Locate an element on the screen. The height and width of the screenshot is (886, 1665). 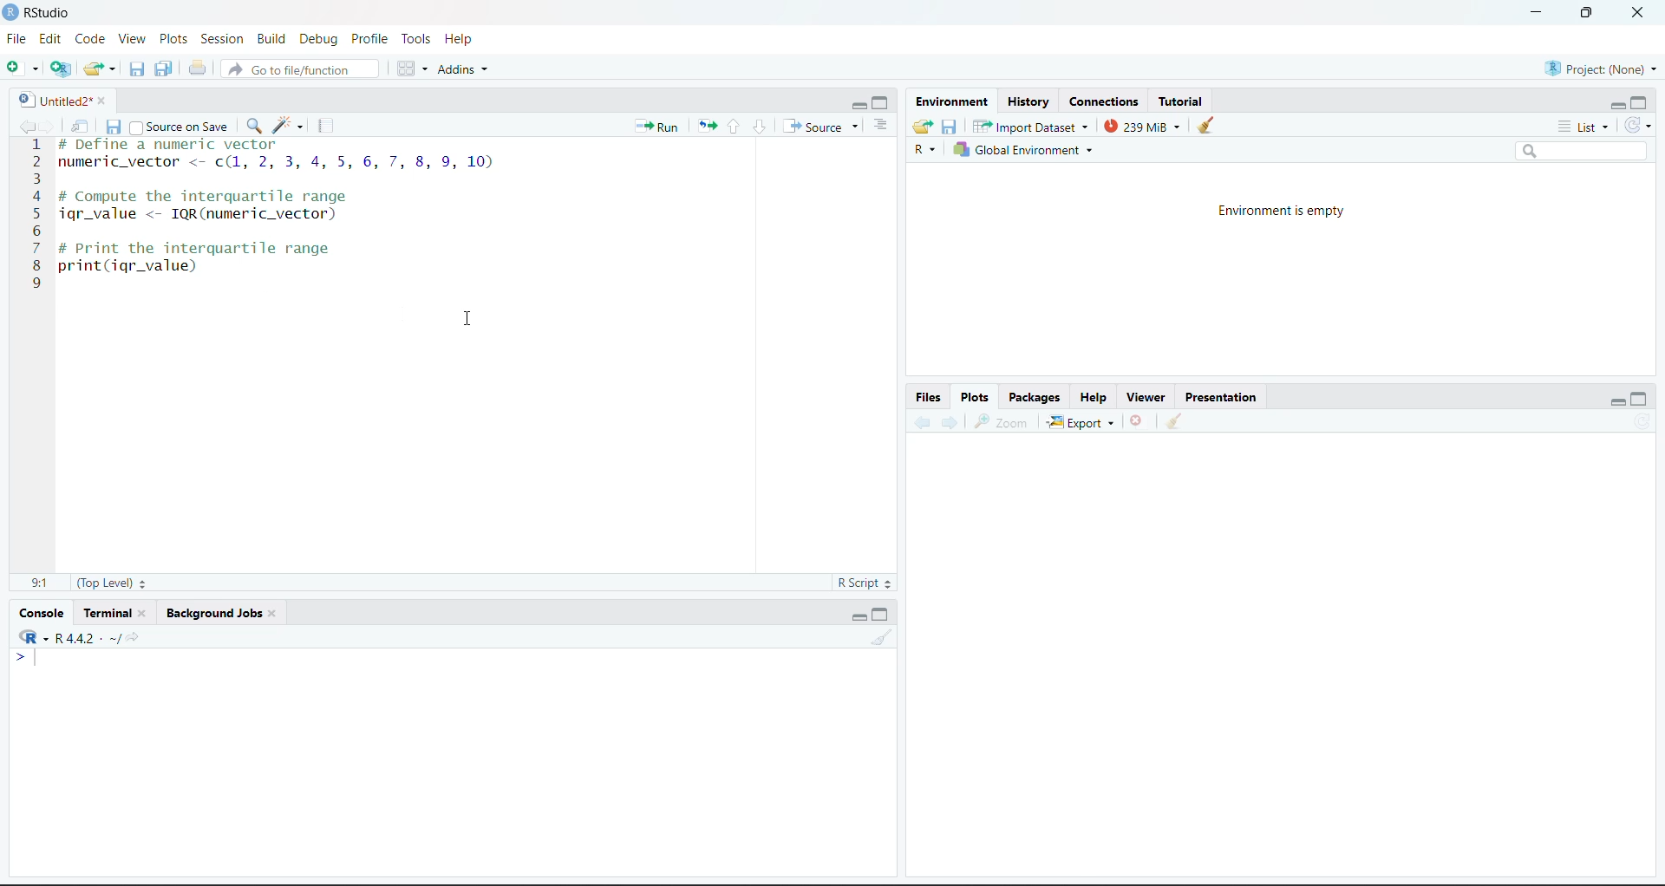
Go to file/function is located at coordinates (300, 67).